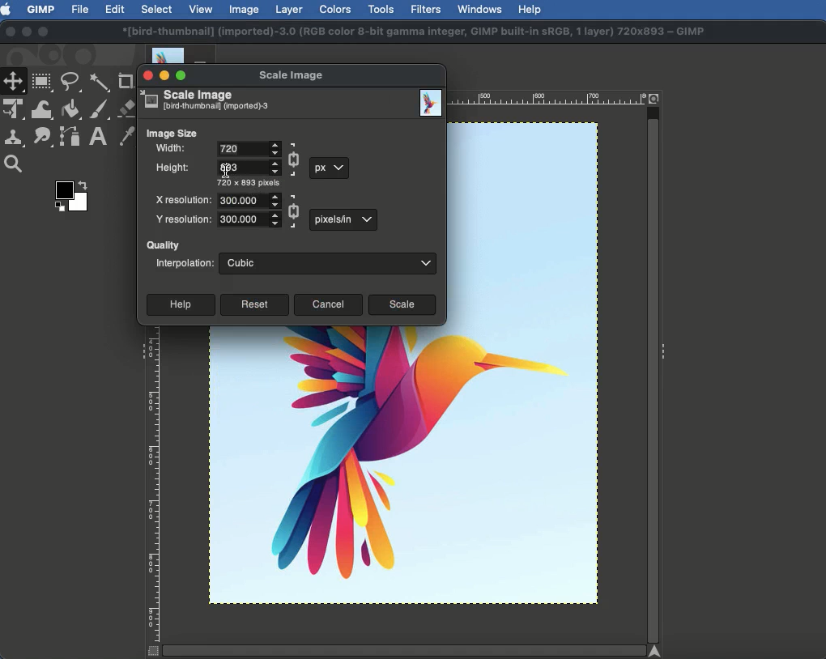 This screenshot has height=659, width=826. What do you see at coordinates (248, 220) in the screenshot?
I see `Numeral` at bounding box center [248, 220].